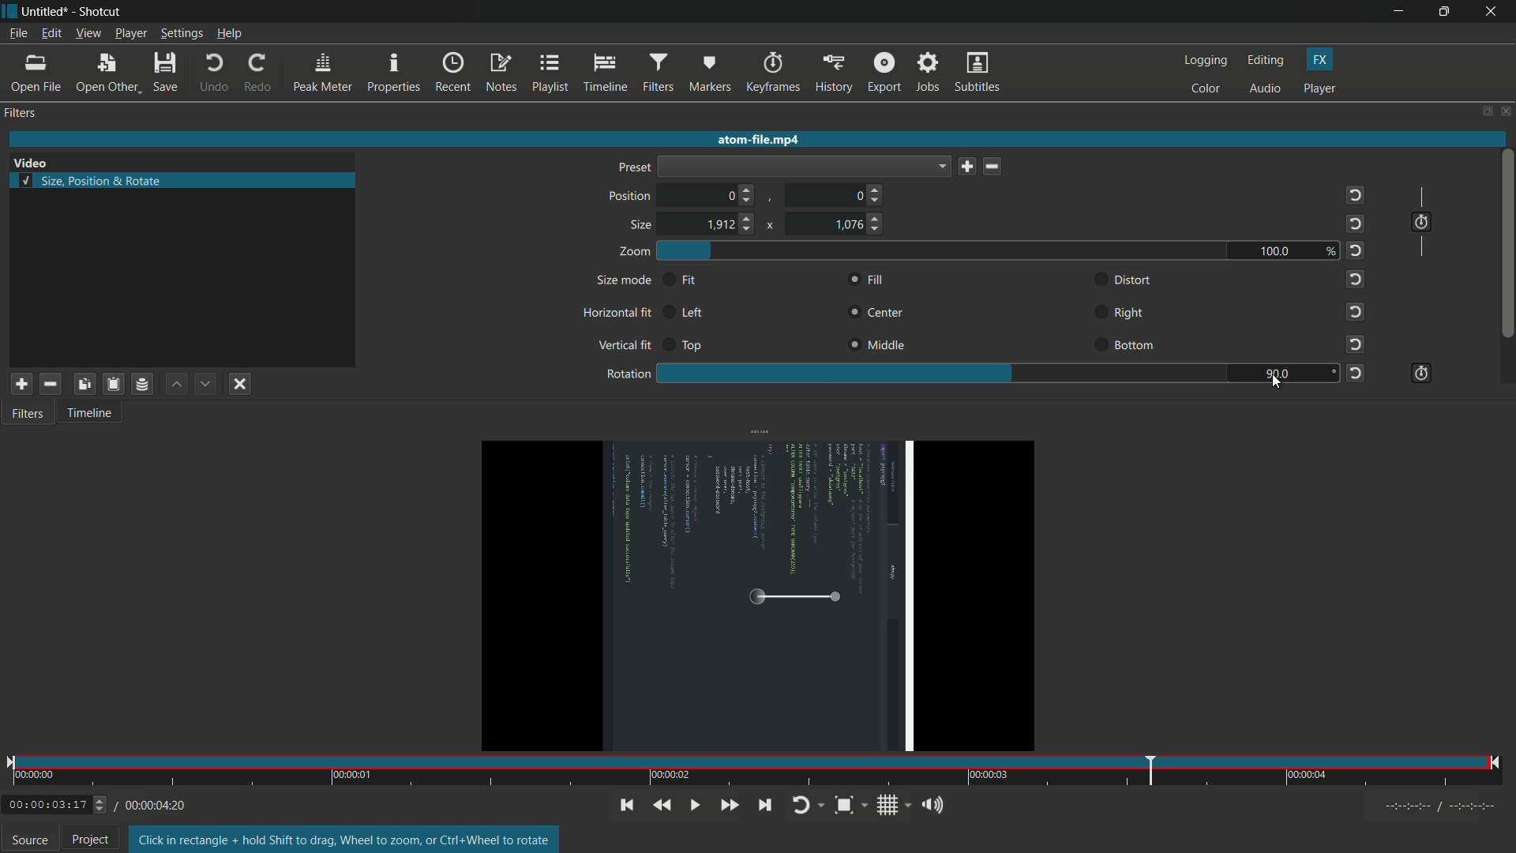 The height and width of the screenshot is (853, 1516). I want to click on |, so click(1428, 253).